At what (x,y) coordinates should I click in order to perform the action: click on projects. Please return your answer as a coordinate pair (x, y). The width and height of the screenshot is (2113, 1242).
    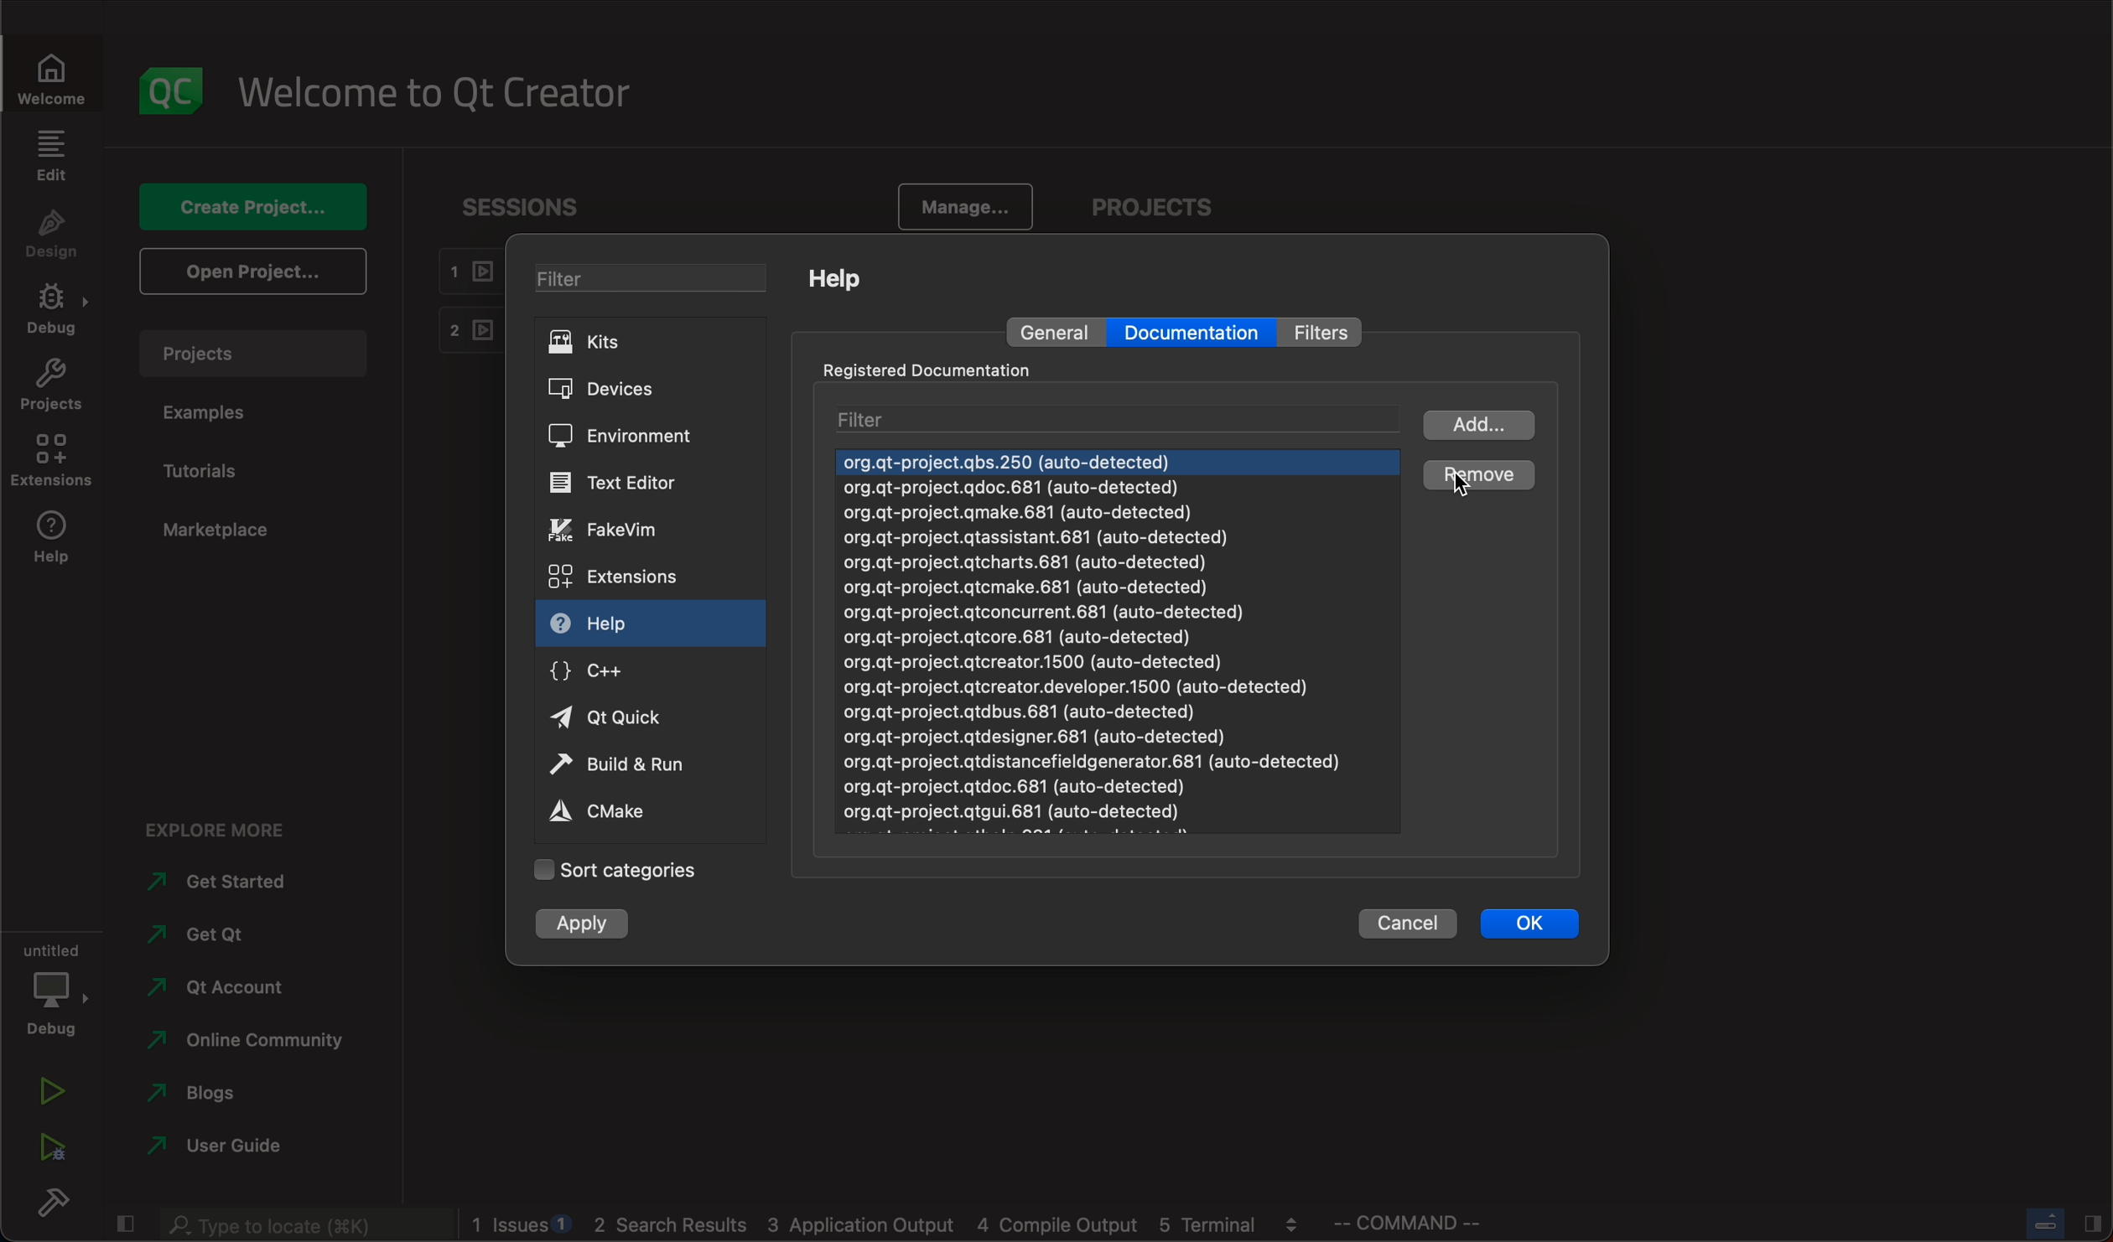
    Looking at the image, I should click on (252, 358).